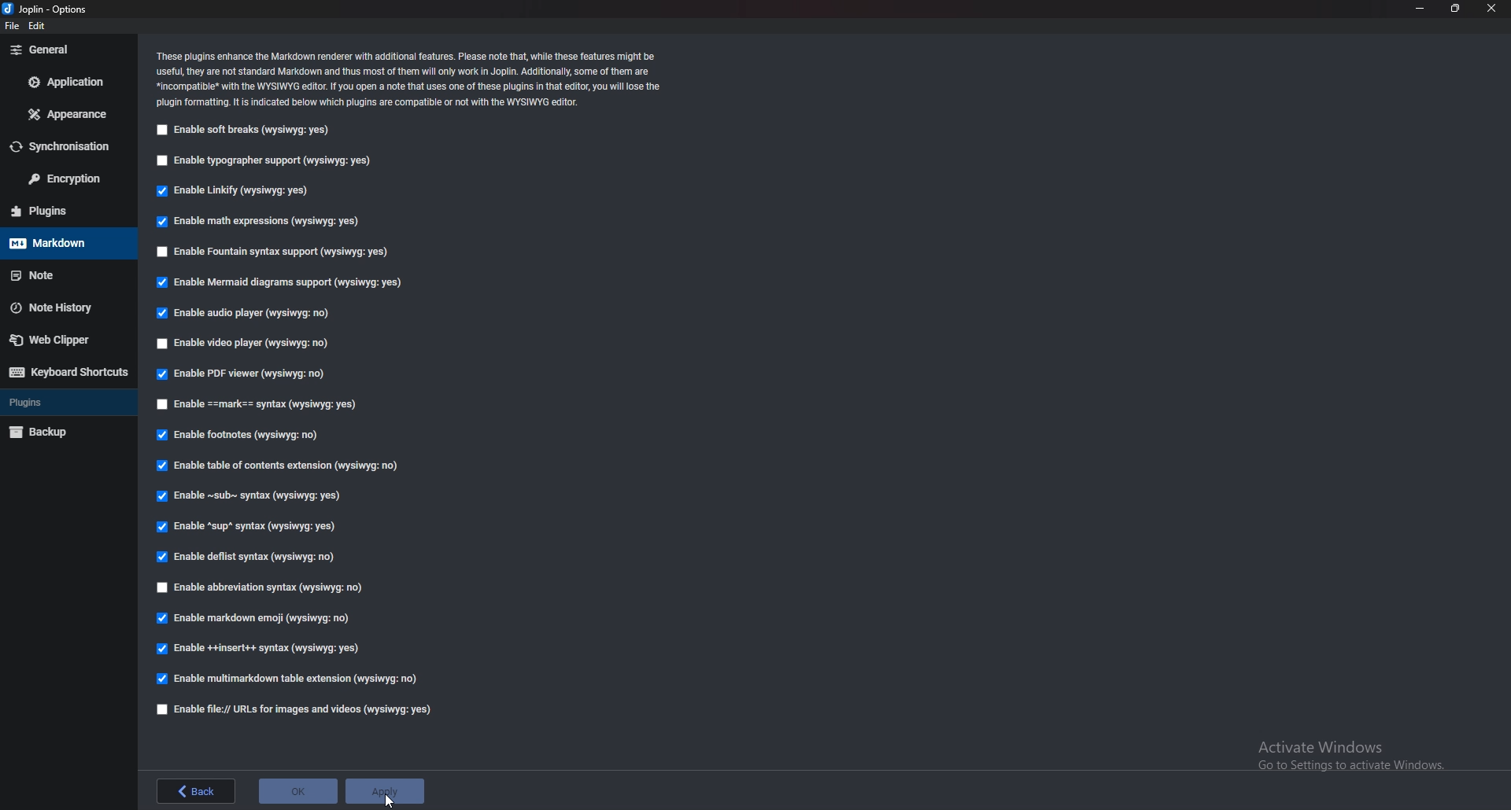 This screenshot has height=810, width=1511. What do you see at coordinates (66, 148) in the screenshot?
I see `Synchronization` at bounding box center [66, 148].